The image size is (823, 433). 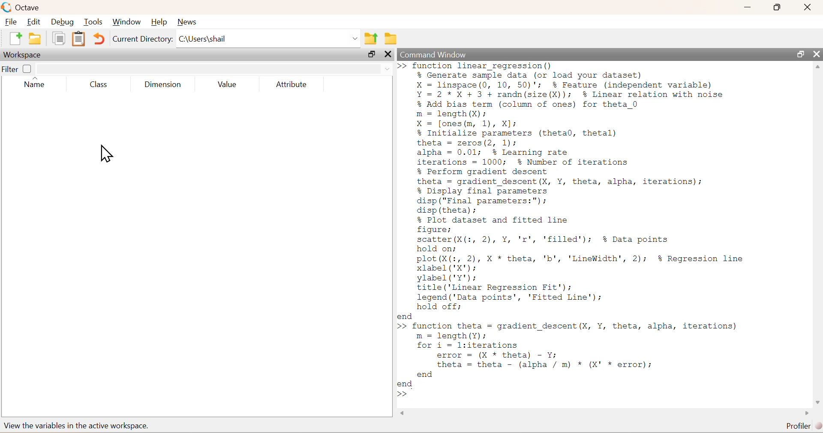 What do you see at coordinates (817, 403) in the screenshot?
I see `scroll down` at bounding box center [817, 403].